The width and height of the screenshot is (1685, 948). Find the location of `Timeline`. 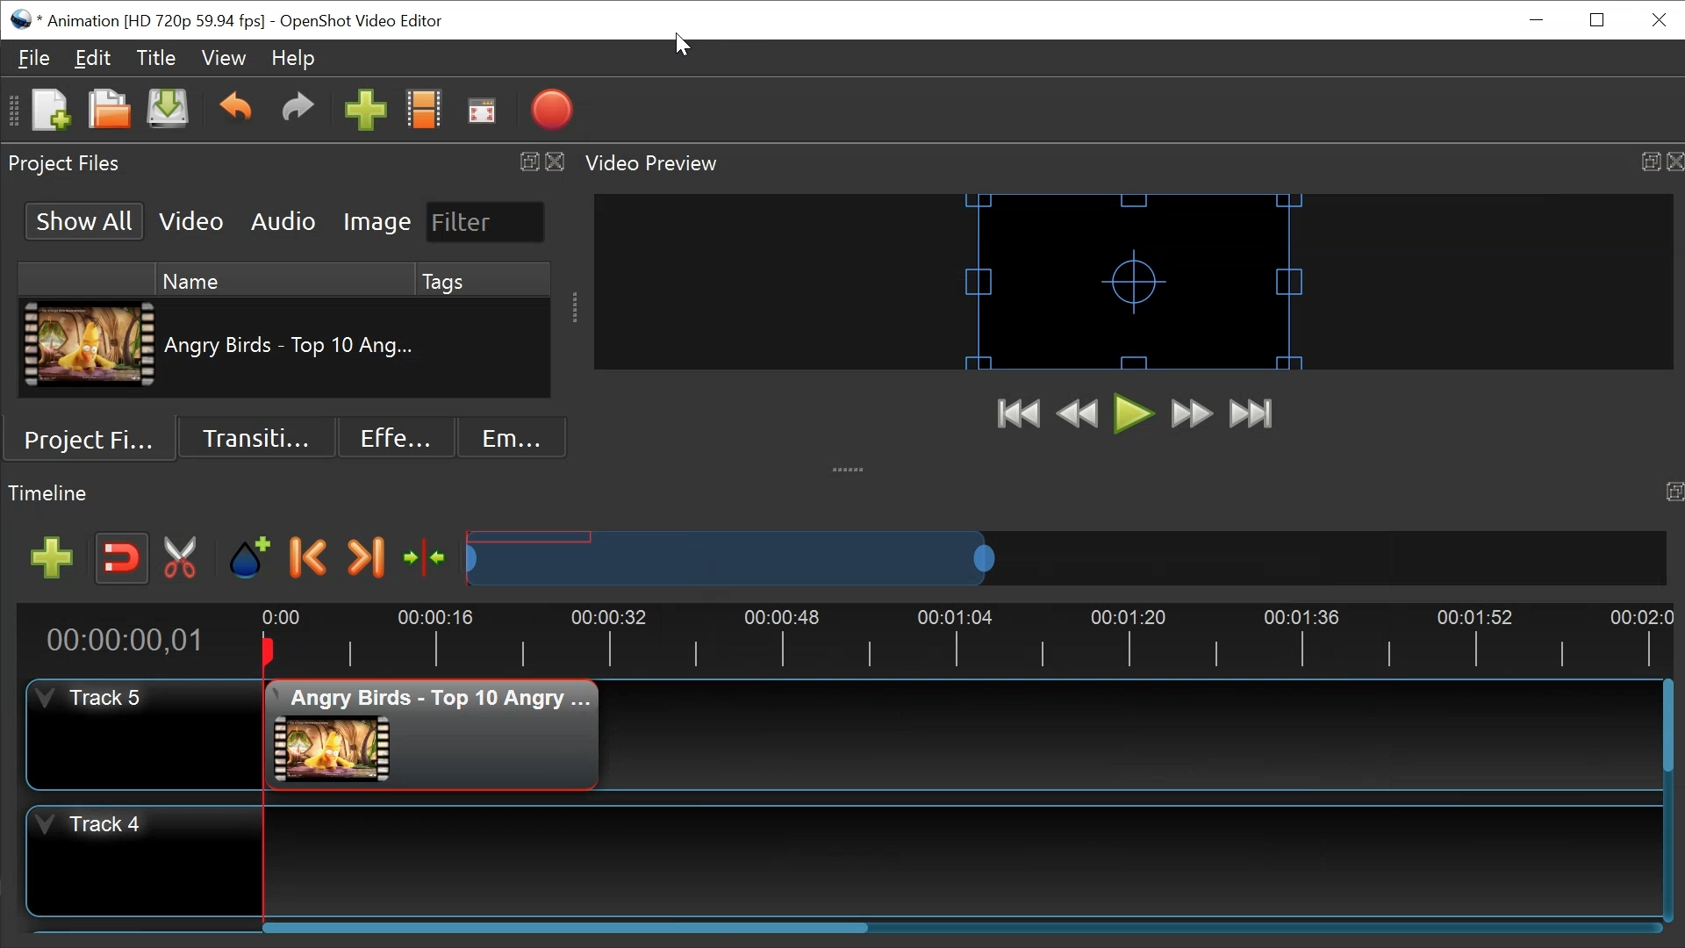

Timeline is located at coordinates (967, 638).